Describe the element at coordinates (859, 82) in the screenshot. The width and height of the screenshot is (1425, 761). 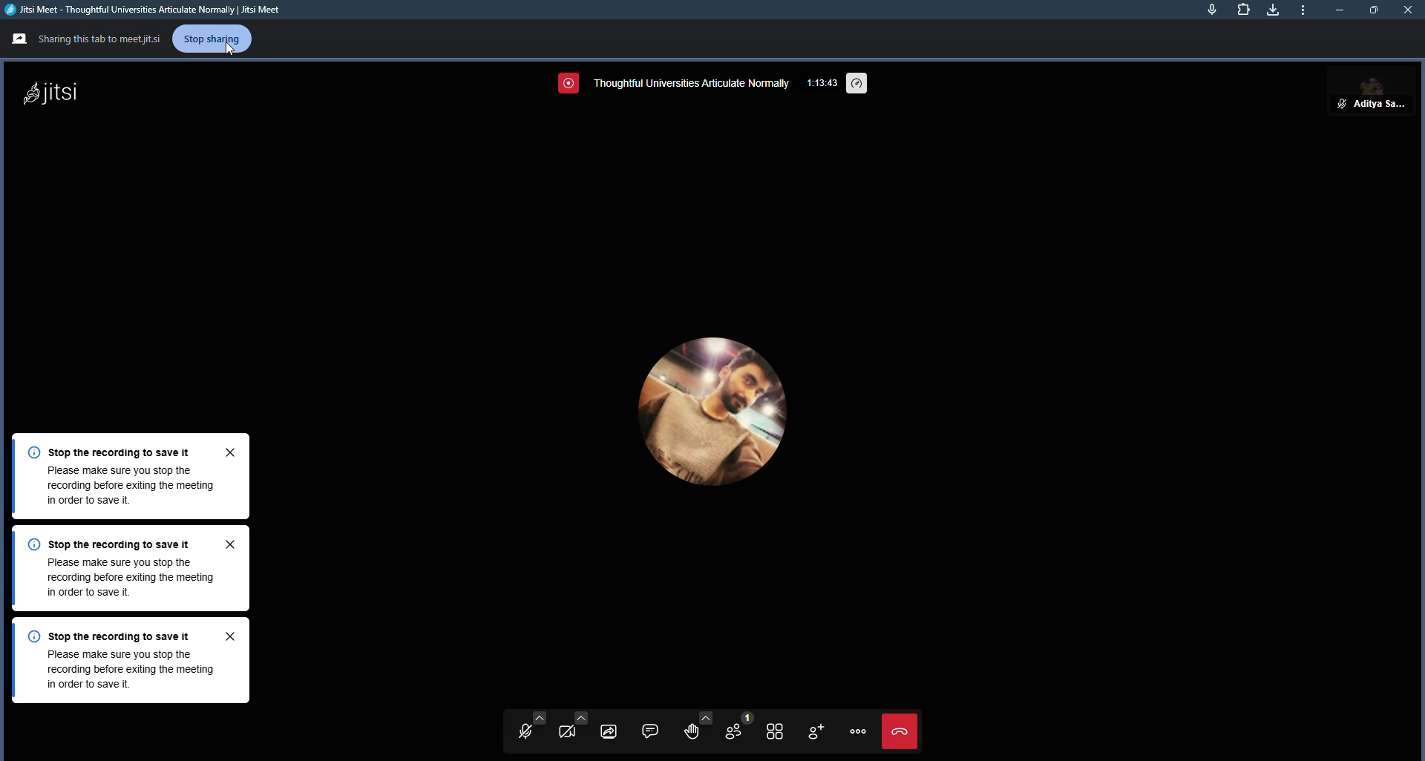
I see `performance setting` at that location.